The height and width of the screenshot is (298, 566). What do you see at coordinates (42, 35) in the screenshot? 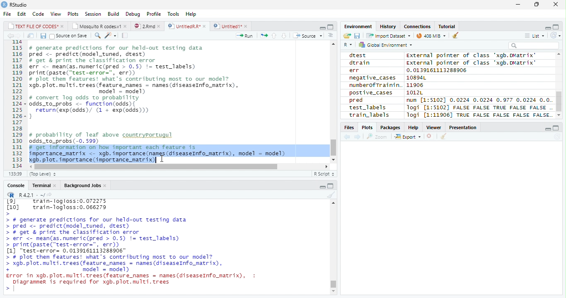
I see `Save` at bounding box center [42, 35].